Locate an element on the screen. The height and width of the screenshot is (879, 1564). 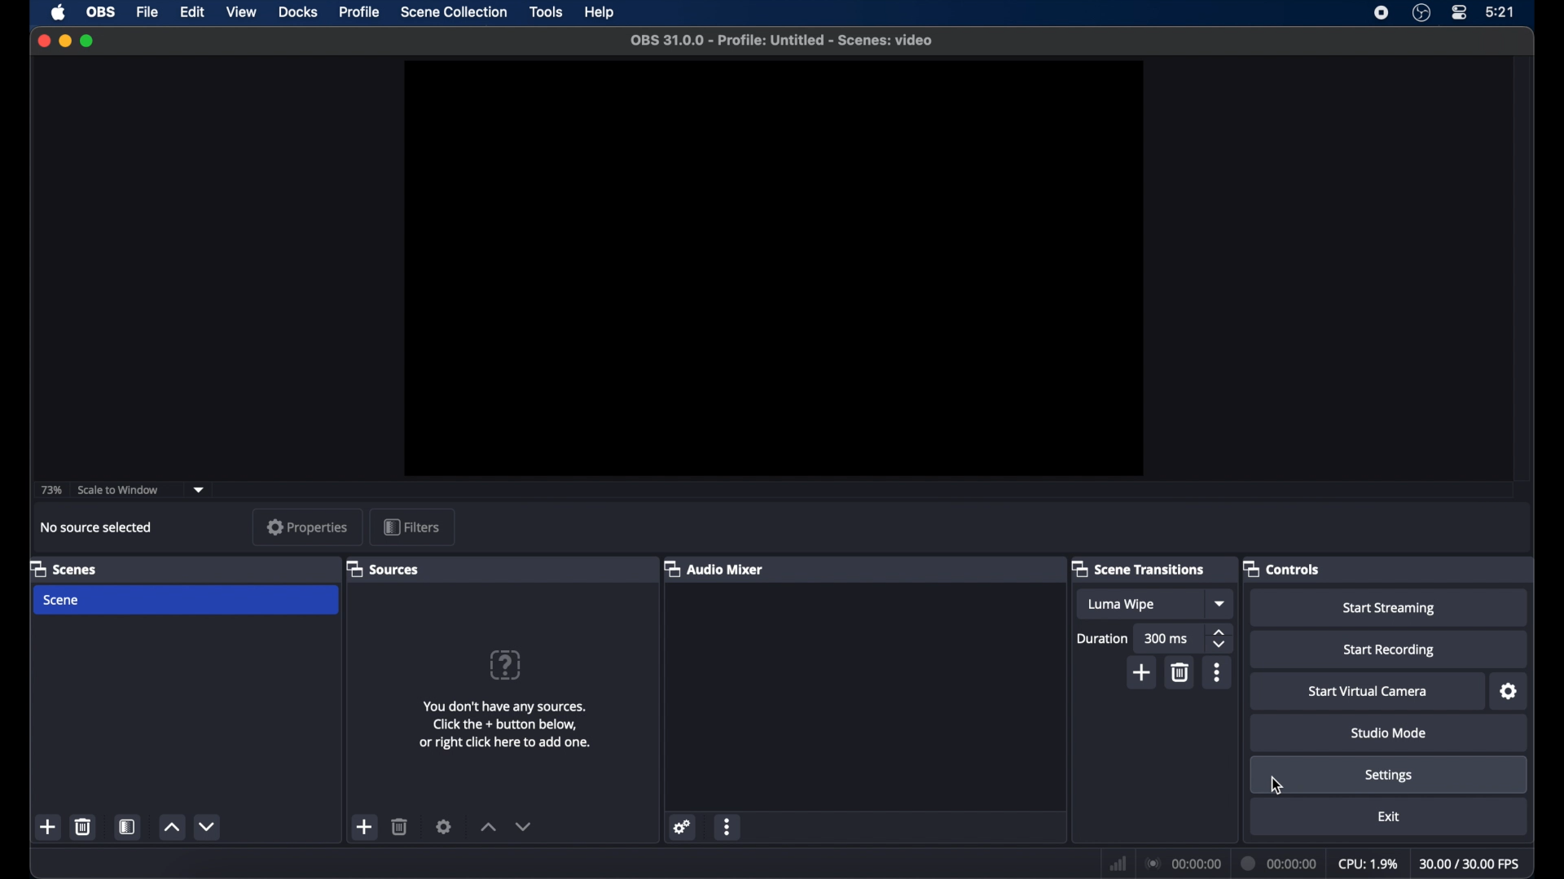
OBS 31.0.0 - Profile: Untitled - Scenes: video is located at coordinates (781, 40).